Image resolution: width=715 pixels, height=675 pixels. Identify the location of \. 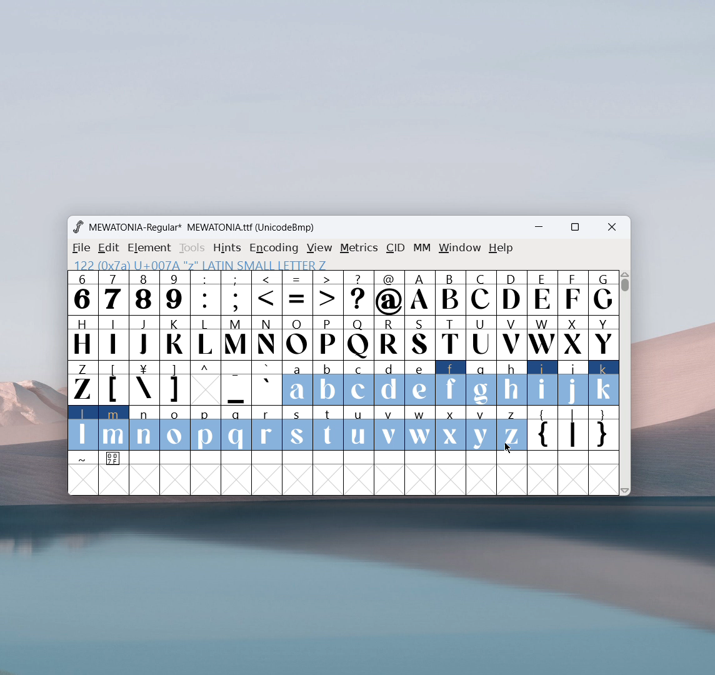
(144, 383).